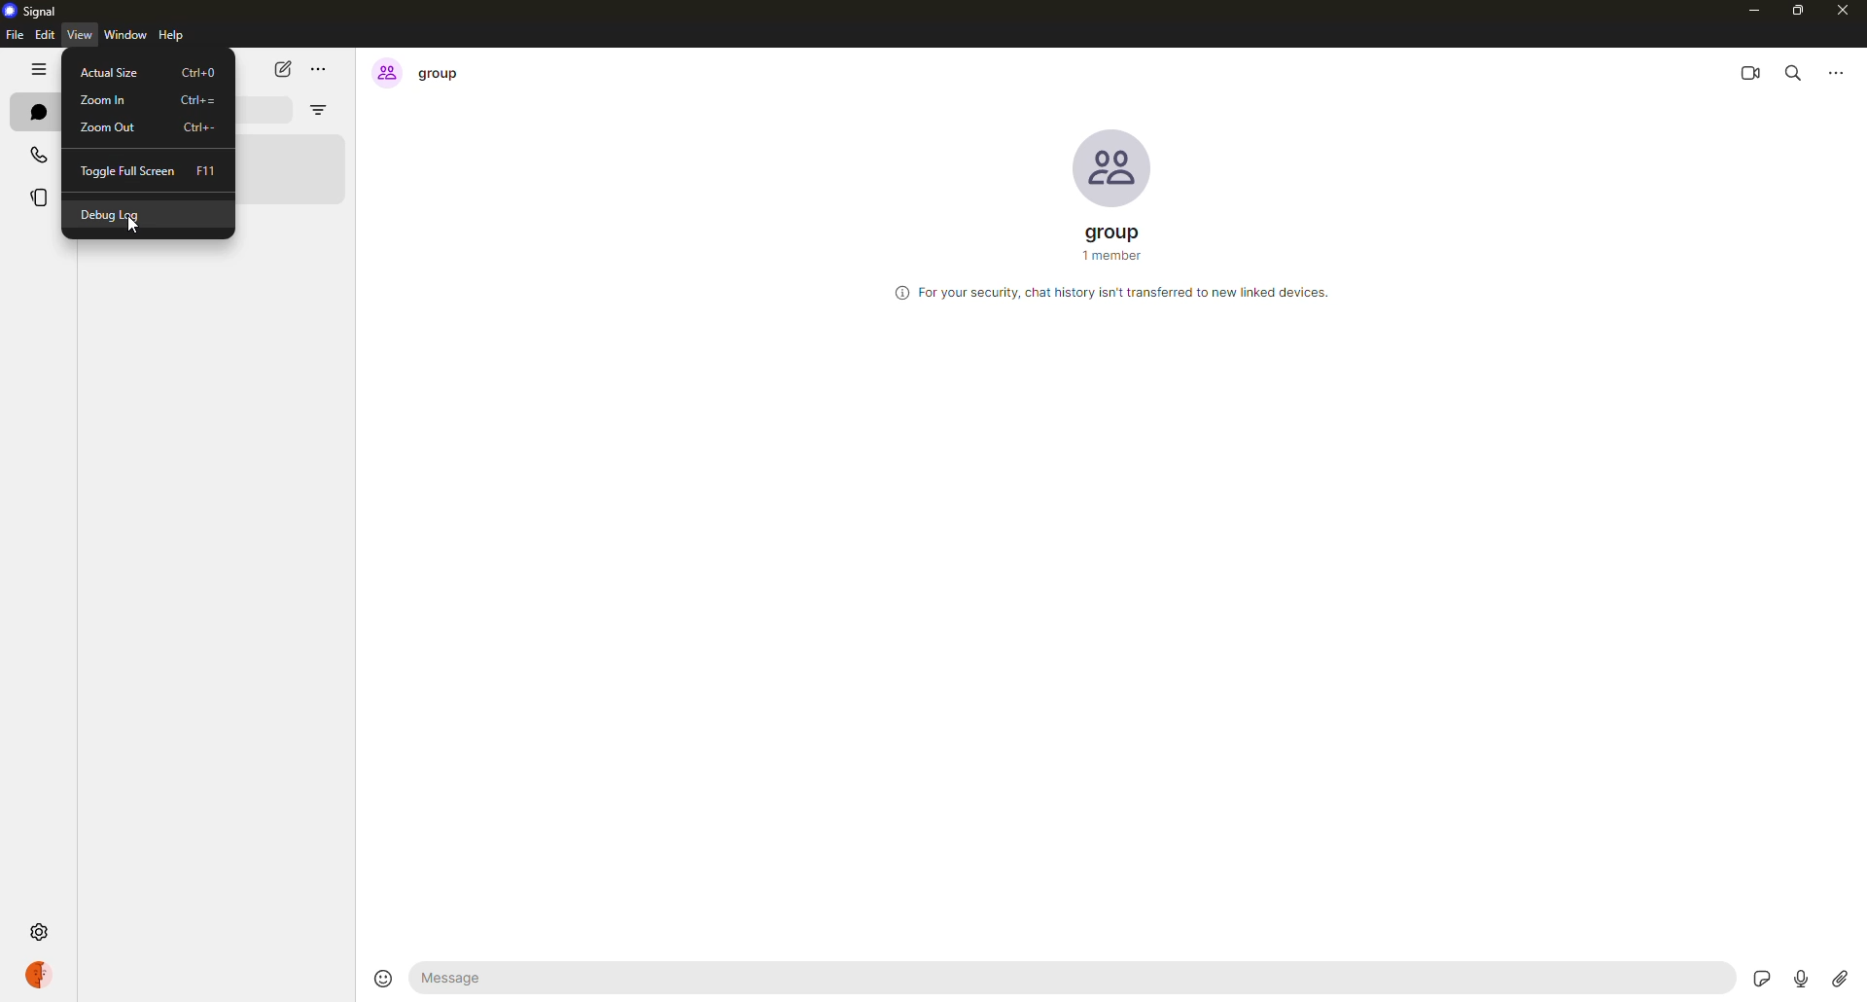  What do you see at coordinates (170, 36) in the screenshot?
I see `help` at bounding box center [170, 36].